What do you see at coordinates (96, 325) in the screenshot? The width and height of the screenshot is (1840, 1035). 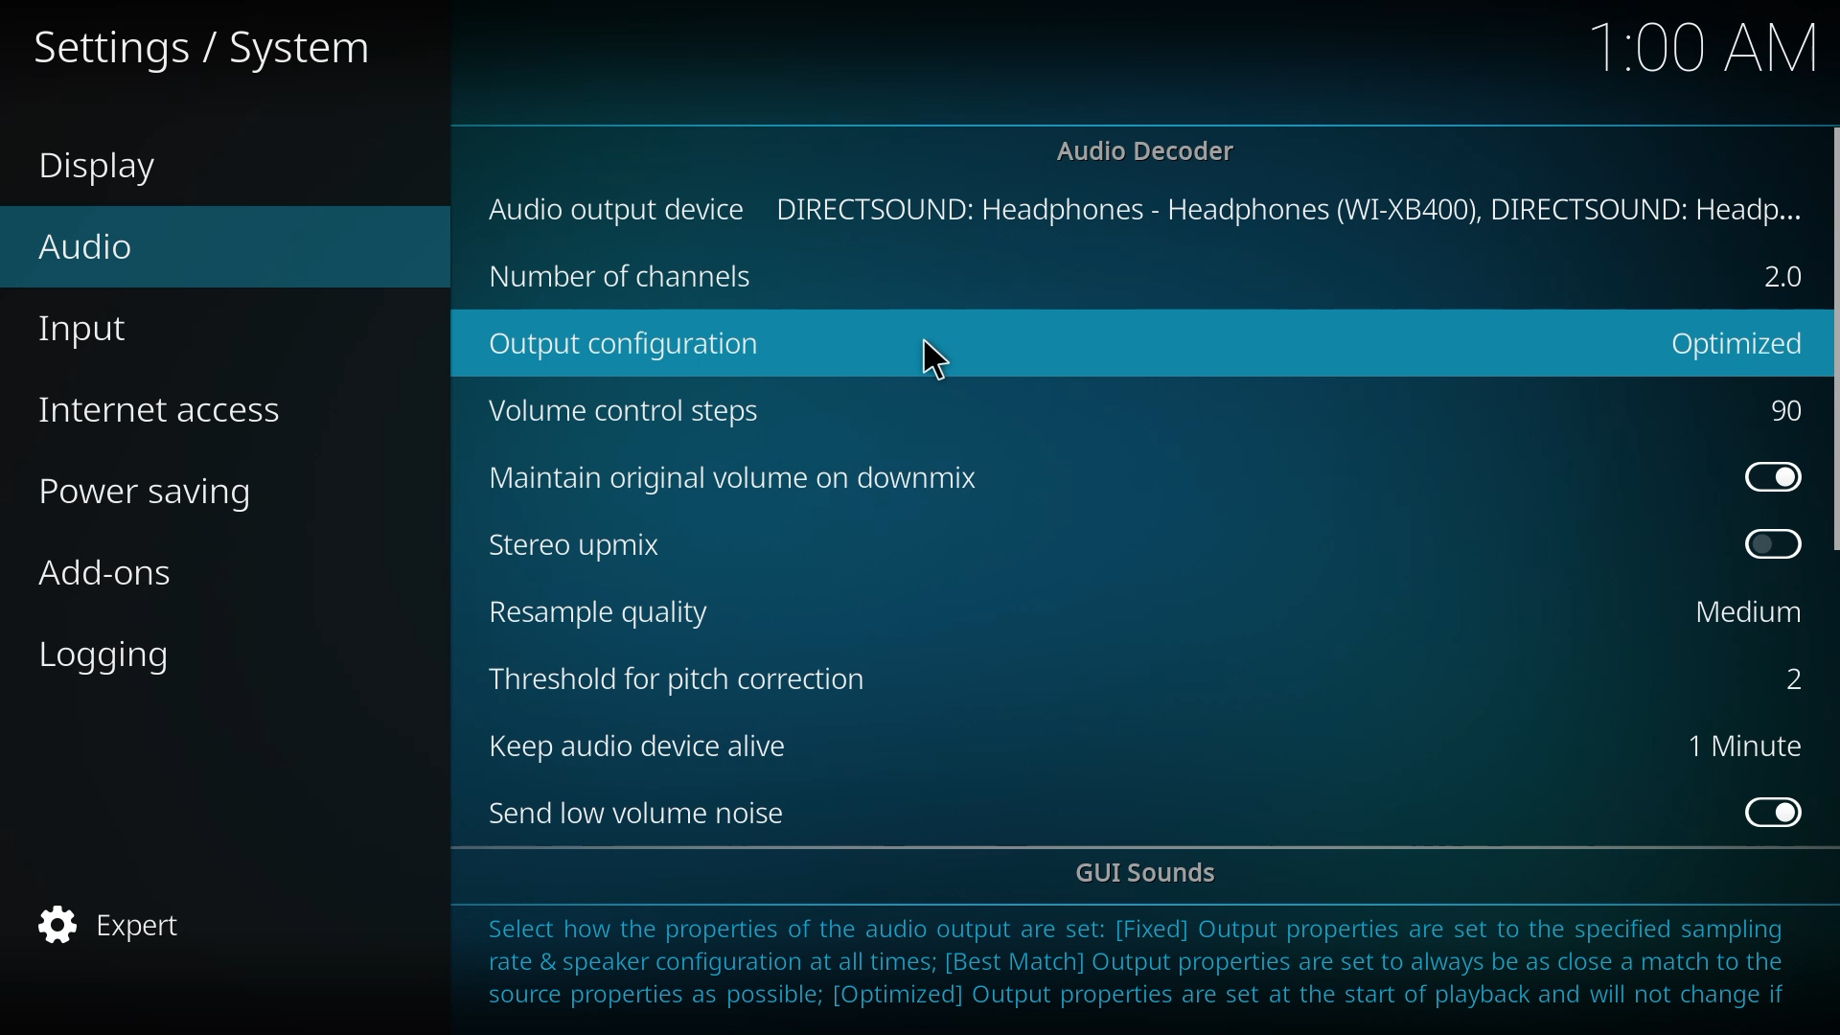 I see `input` at bounding box center [96, 325].